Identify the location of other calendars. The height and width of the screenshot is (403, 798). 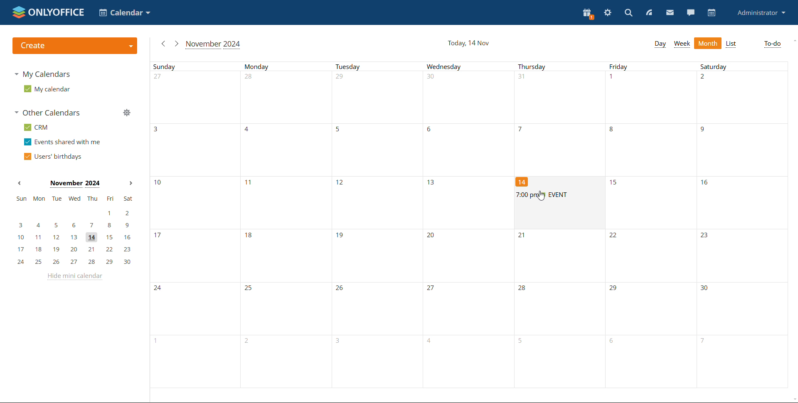
(47, 112).